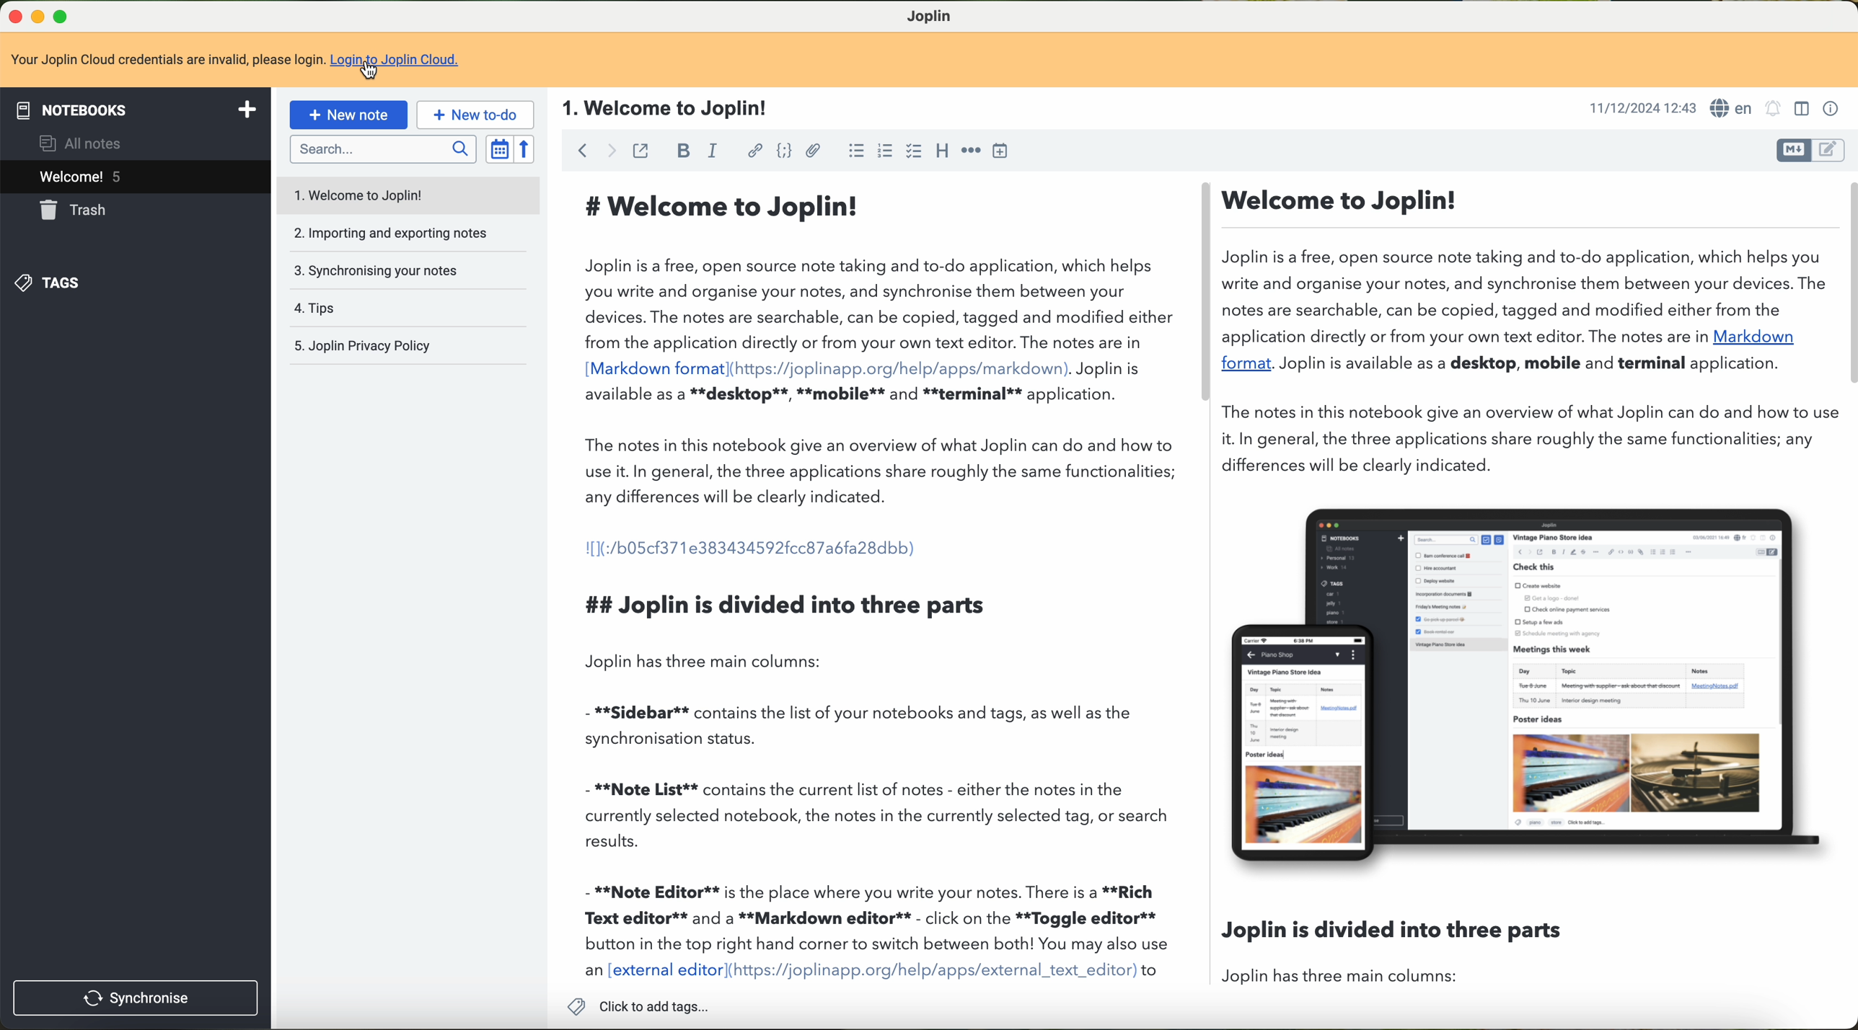 This screenshot has height=1030, width=1858. I want to click on maximize, so click(66, 17).